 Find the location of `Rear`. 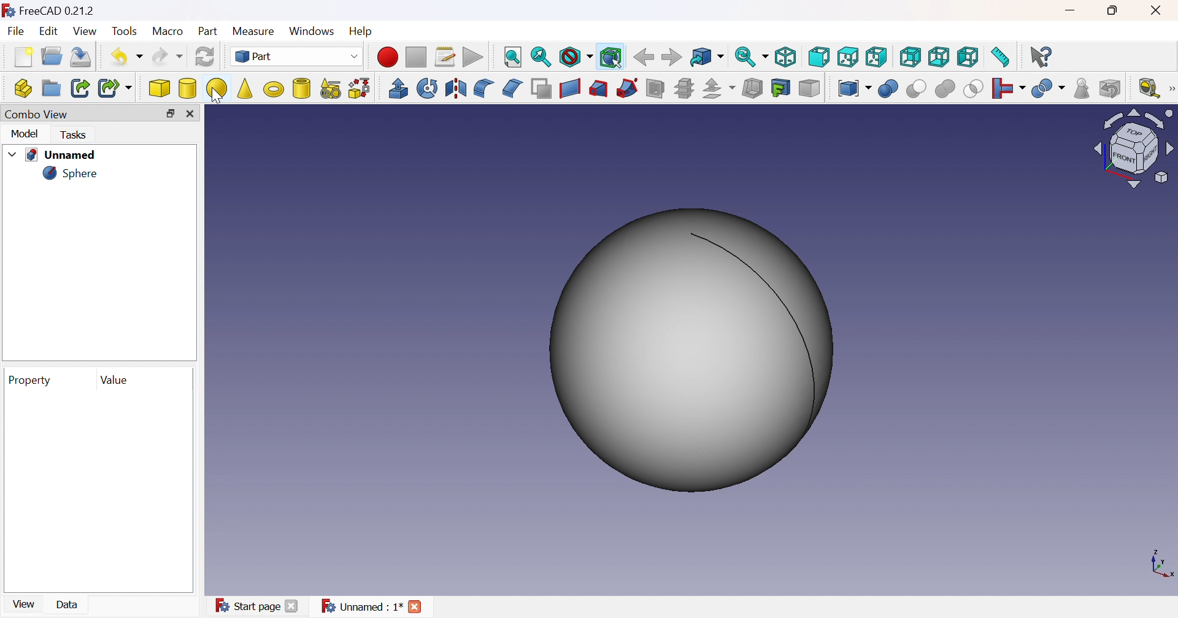

Rear is located at coordinates (910, 58).